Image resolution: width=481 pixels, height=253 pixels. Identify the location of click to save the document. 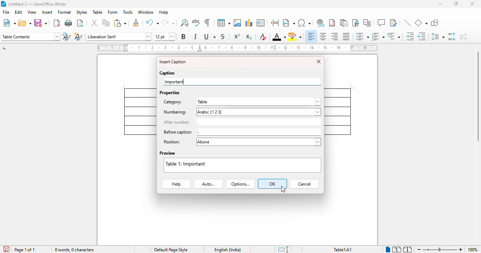
(7, 249).